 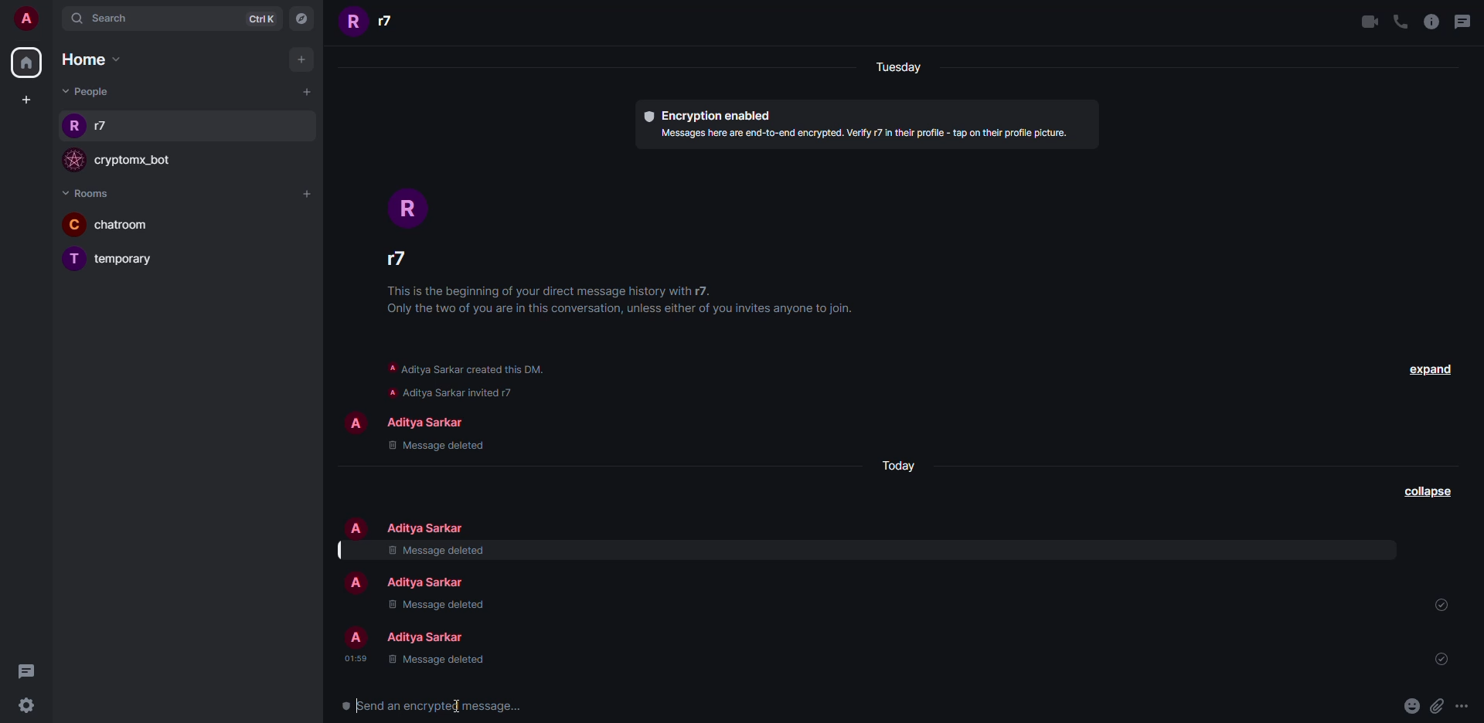 What do you see at coordinates (895, 67) in the screenshot?
I see `day` at bounding box center [895, 67].